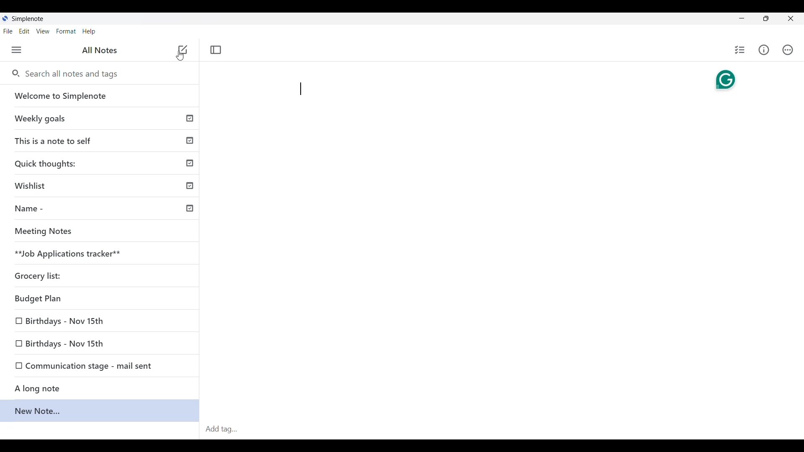 Image resolution: width=804 pixels, height=452 pixels. Describe the element at coordinates (100, 96) in the screenshot. I see `Welcome to Simplenote` at that location.